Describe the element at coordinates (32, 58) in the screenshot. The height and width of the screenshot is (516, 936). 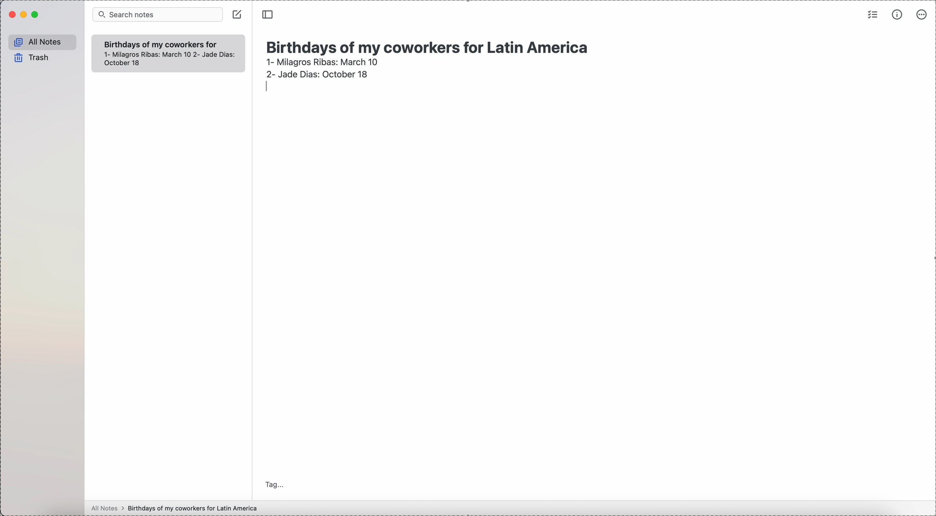
I see `trash` at that location.